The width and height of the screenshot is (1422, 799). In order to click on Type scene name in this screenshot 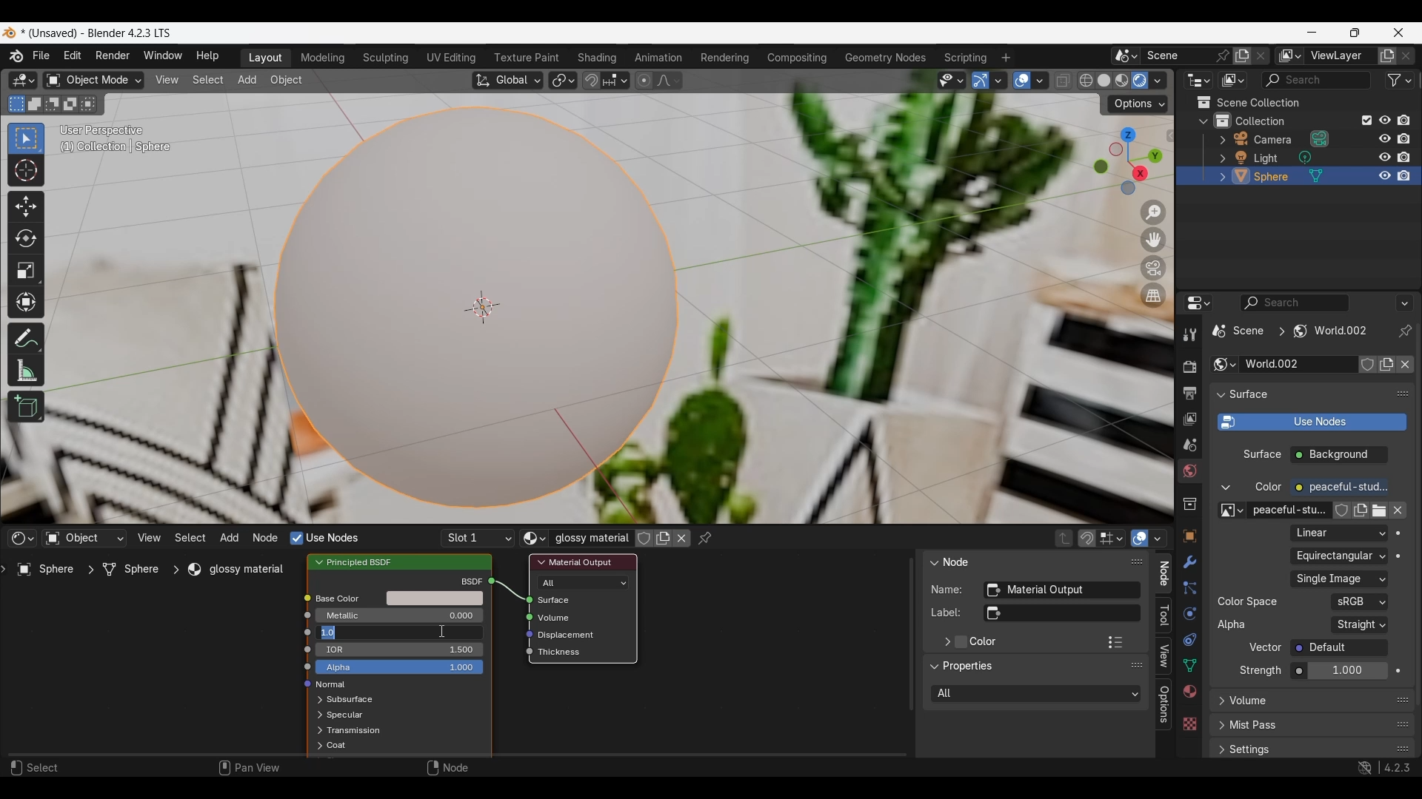, I will do `click(1175, 55)`.